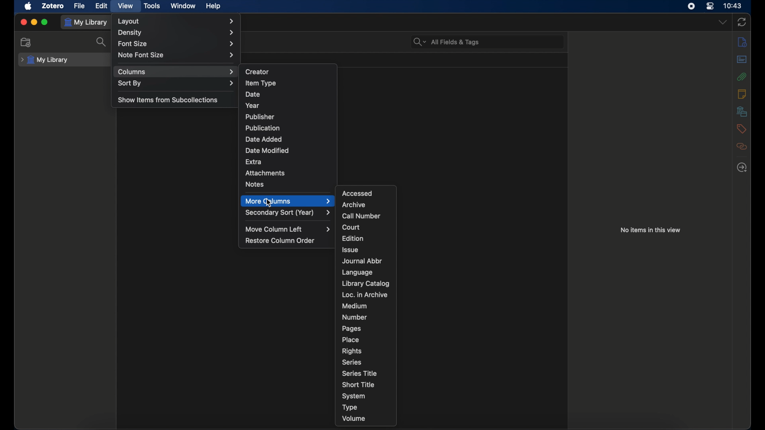  Describe the element at coordinates (352, 362) in the screenshot. I see `series` at that location.